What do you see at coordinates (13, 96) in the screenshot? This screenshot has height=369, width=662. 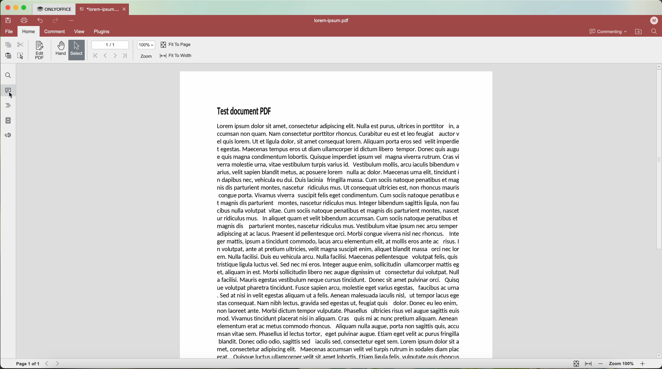 I see `cursor` at bounding box center [13, 96].